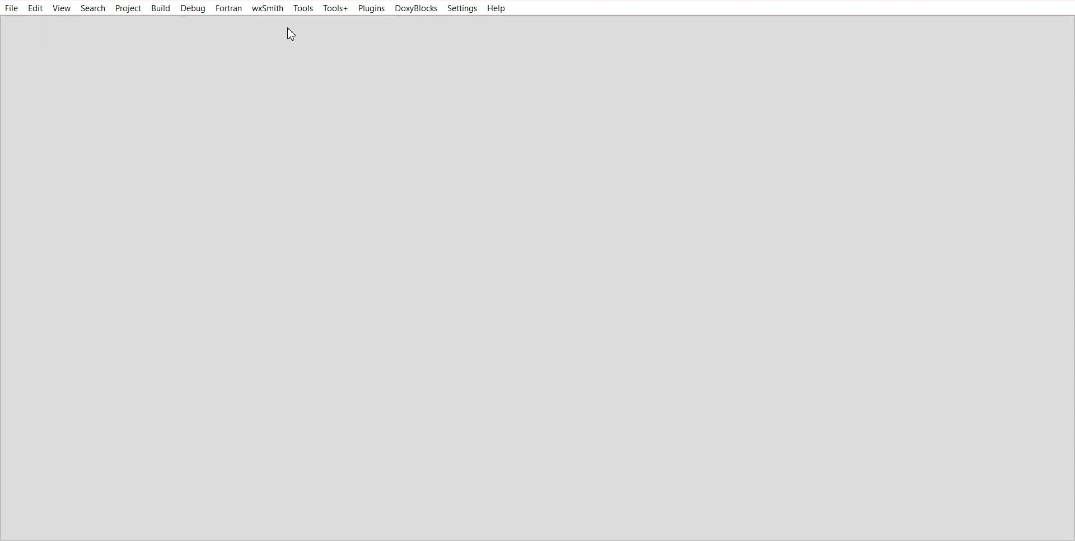  I want to click on Cursor, so click(292, 35).